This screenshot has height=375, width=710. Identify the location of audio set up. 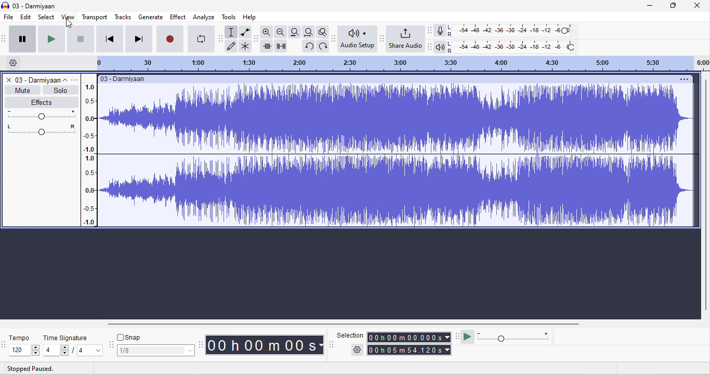
(358, 38).